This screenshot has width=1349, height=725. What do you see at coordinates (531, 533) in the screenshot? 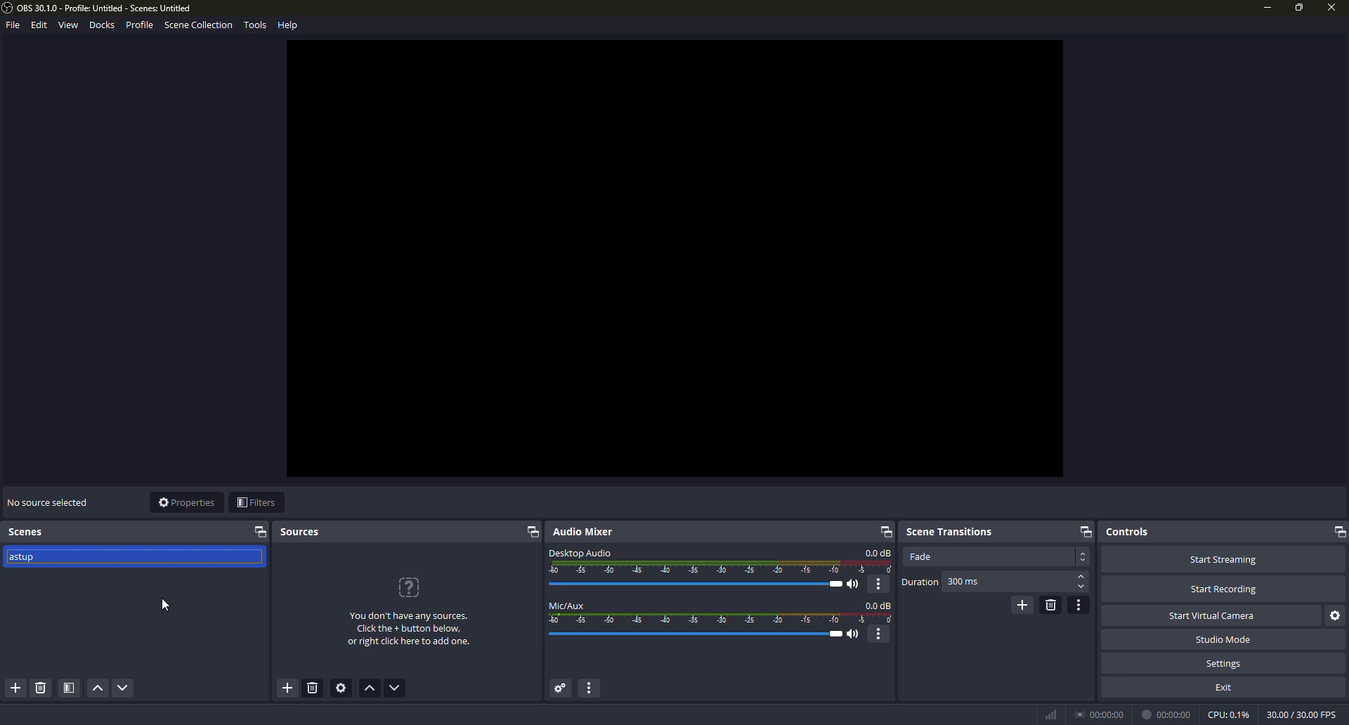
I see `expand` at bounding box center [531, 533].